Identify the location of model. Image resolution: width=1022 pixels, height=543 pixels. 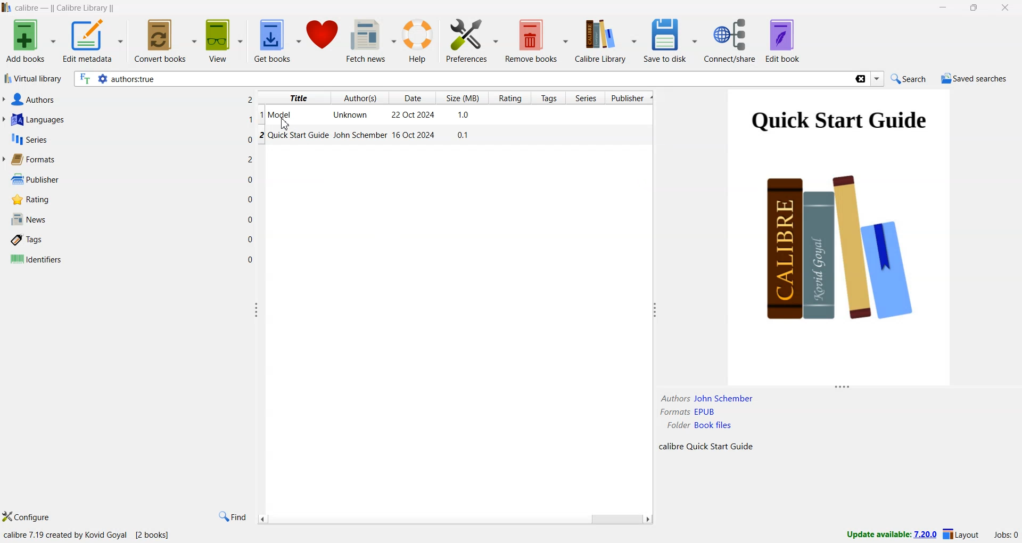
(282, 114).